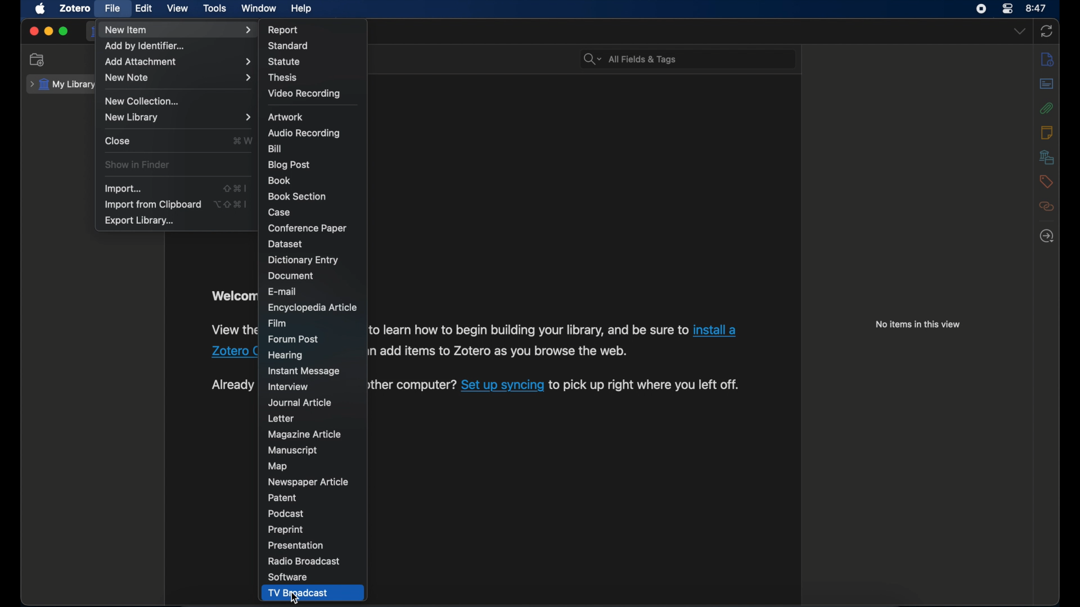  Describe the element at coordinates (286, 116) in the screenshot. I see `artwork` at that location.